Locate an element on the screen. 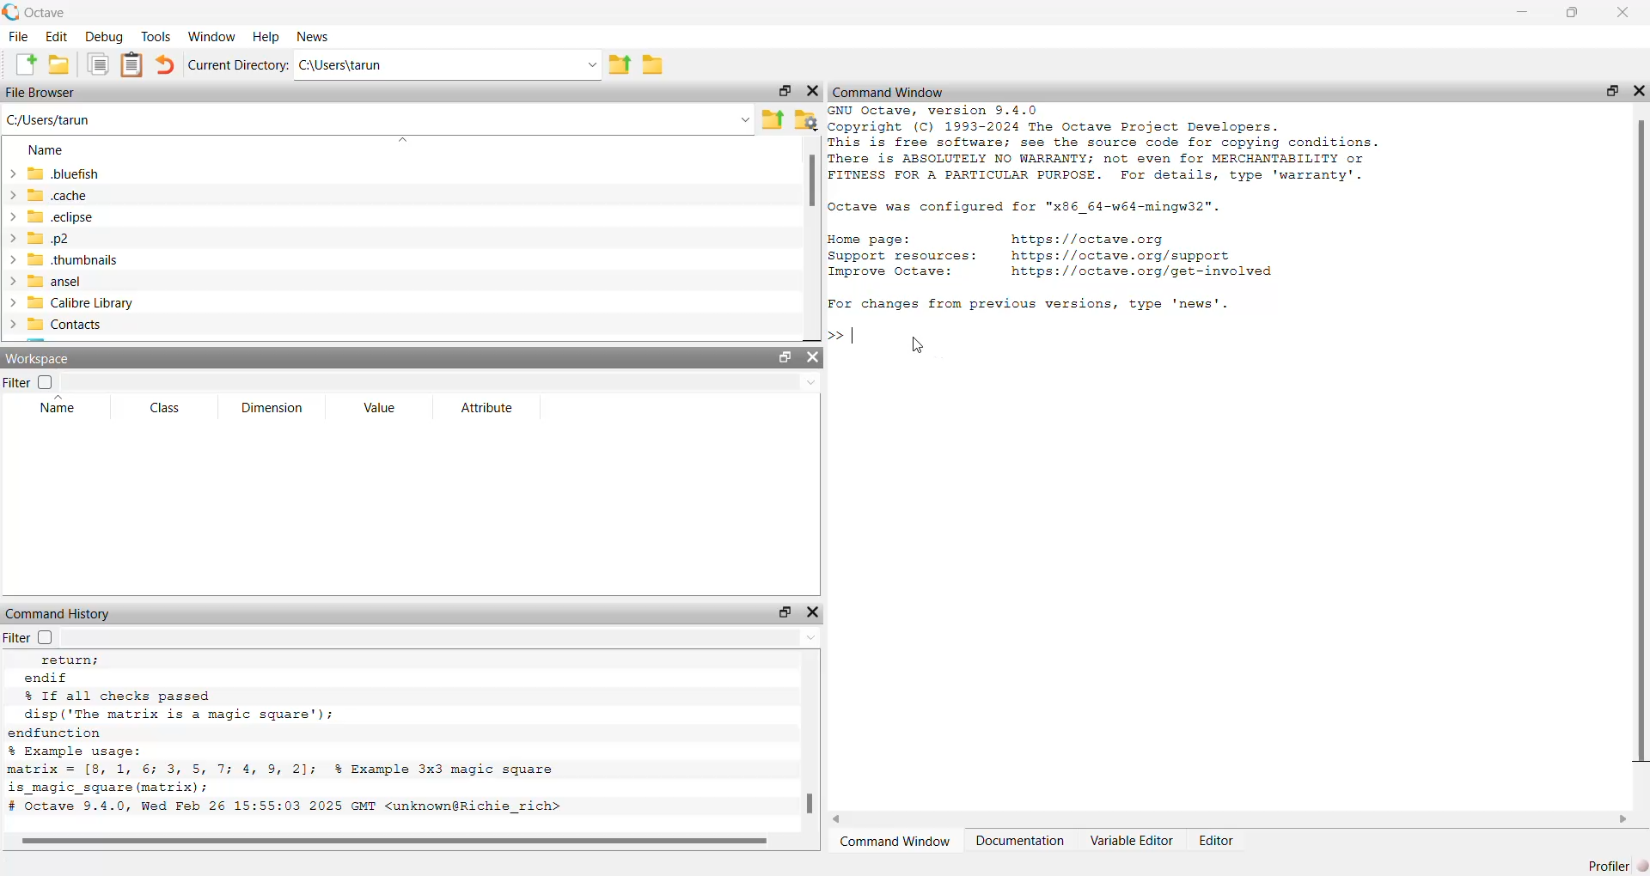 This screenshot has width=1650, height=876. File Browser is located at coordinates (42, 92).